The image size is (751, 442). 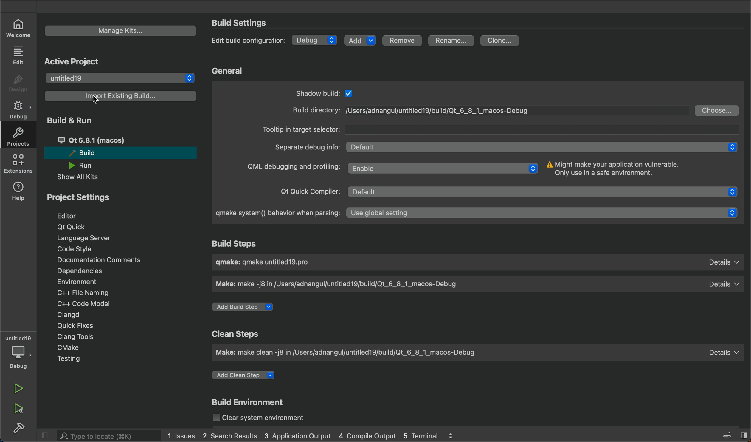 What do you see at coordinates (85, 282) in the screenshot?
I see `Environment ` at bounding box center [85, 282].